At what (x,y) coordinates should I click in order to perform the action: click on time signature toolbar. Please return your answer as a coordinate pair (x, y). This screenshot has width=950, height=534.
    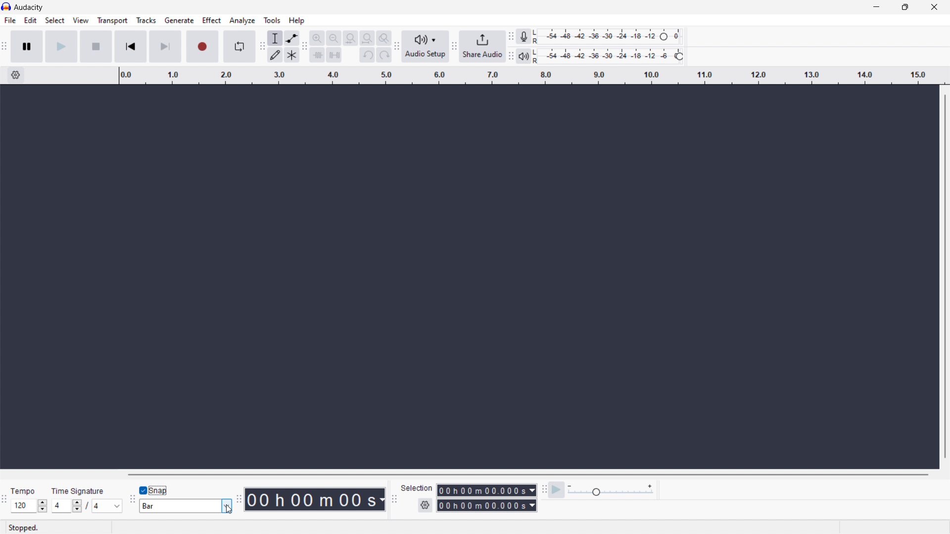
    Looking at the image, I should click on (6, 499).